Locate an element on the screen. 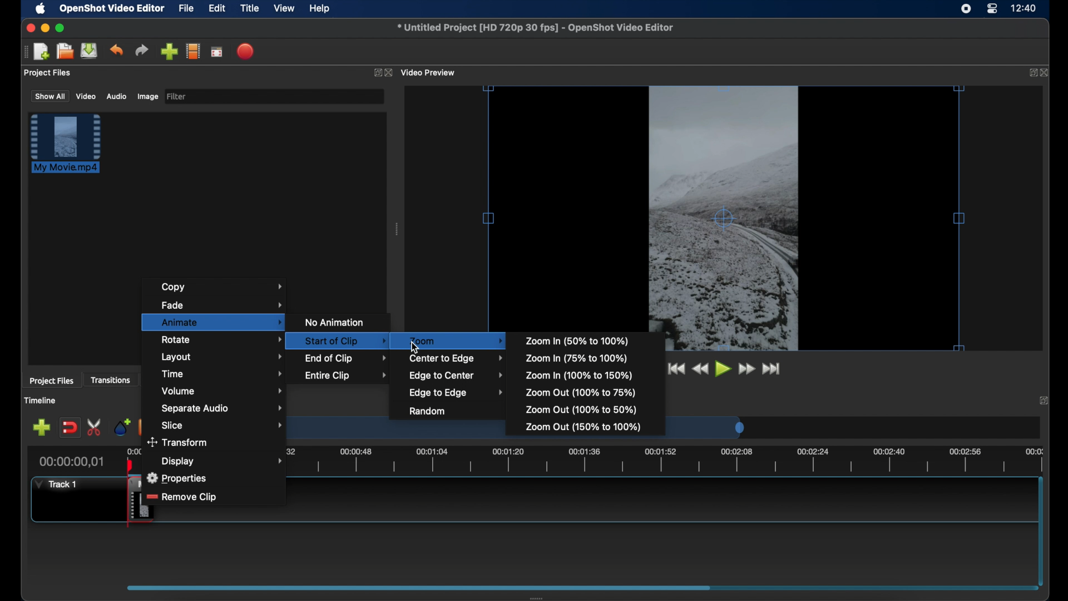 This screenshot has width=1068, height=601. slice menu is located at coordinates (223, 425).